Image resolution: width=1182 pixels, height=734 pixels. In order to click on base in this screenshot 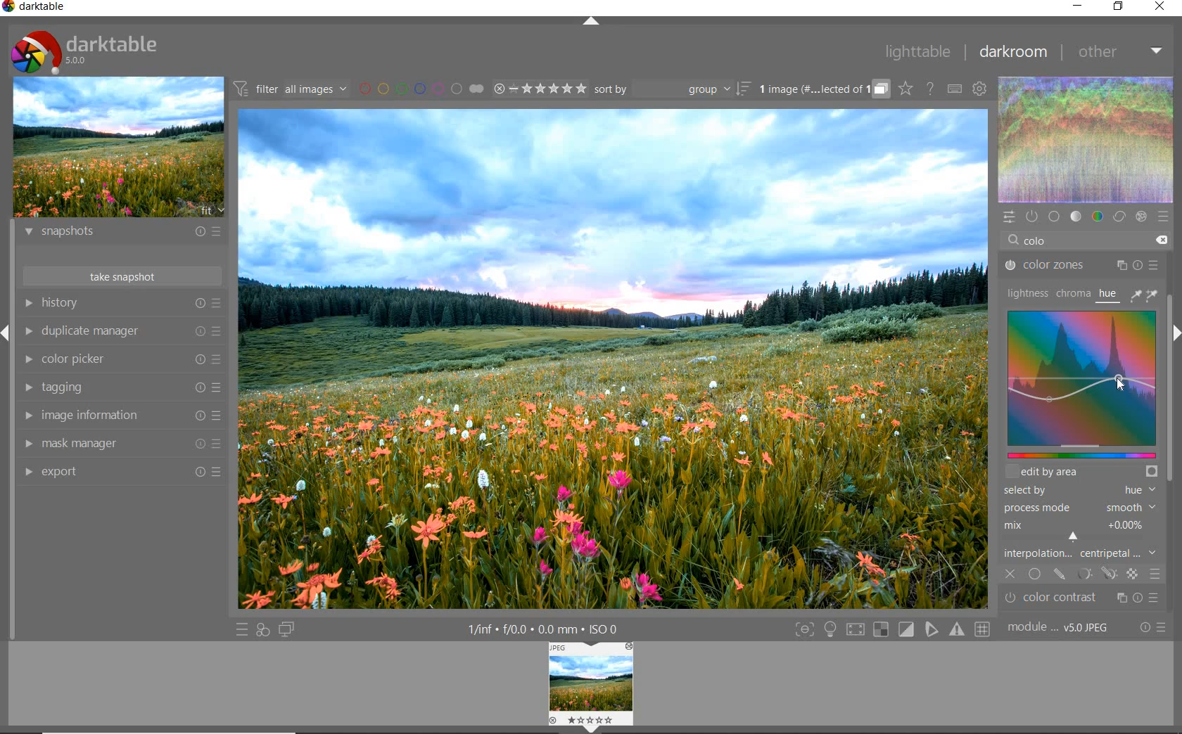, I will do `click(1054, 217)`.